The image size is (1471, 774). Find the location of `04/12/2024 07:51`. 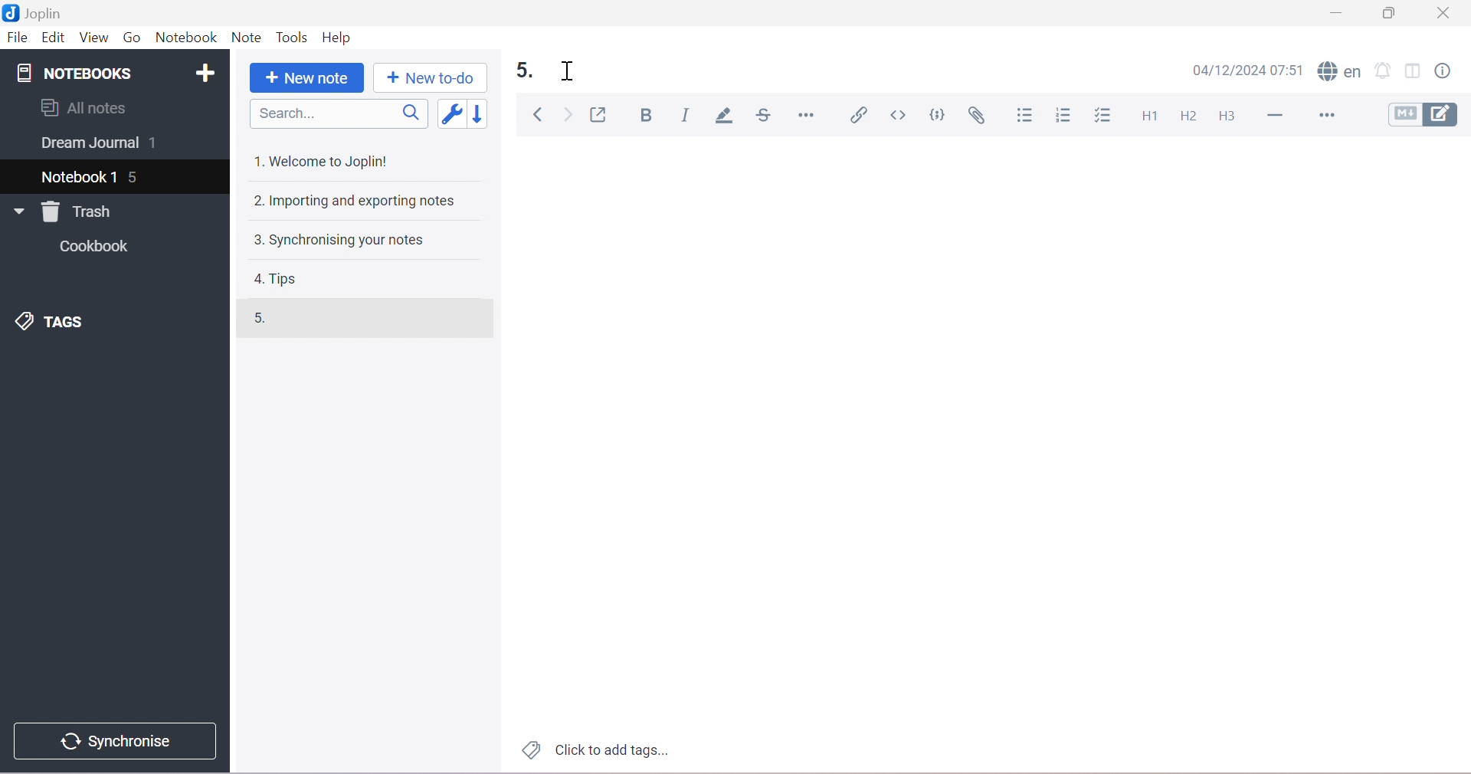

04/12/2024 07:51 is located at coordinates (1252, 71).